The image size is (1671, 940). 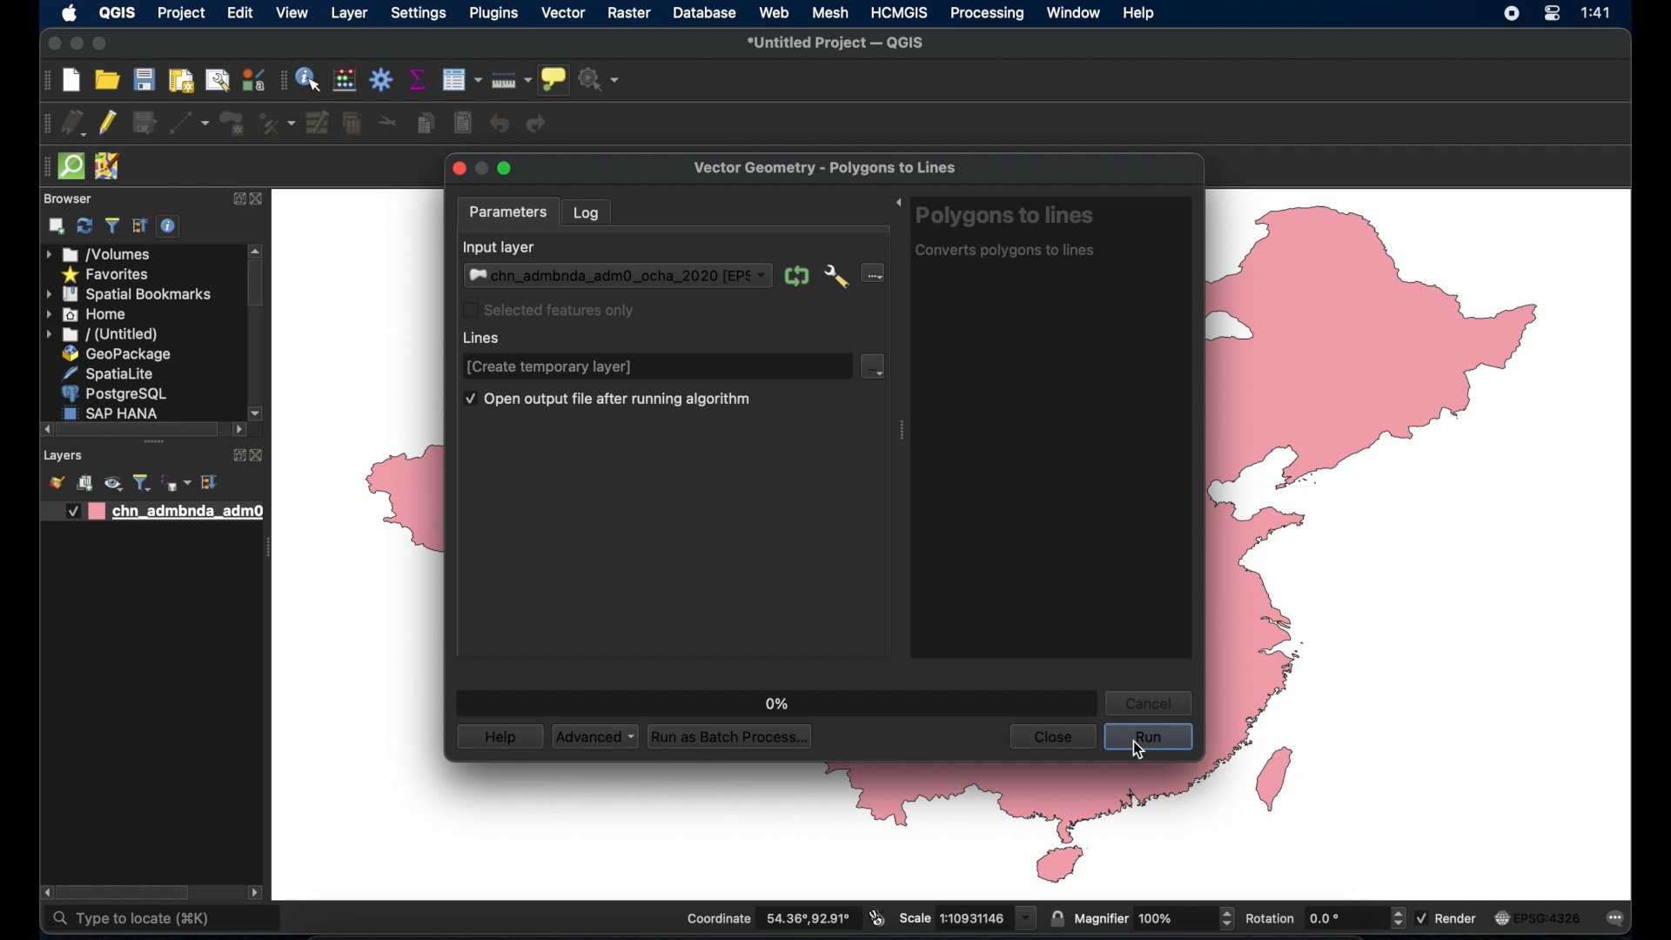 I want to click on project, so click(x=182, y=15).